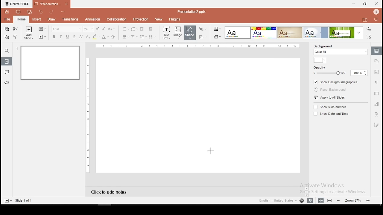 The width and height of the screenshot is (383, 215). I want to click on slide 1 of 1, so click(24, 200).